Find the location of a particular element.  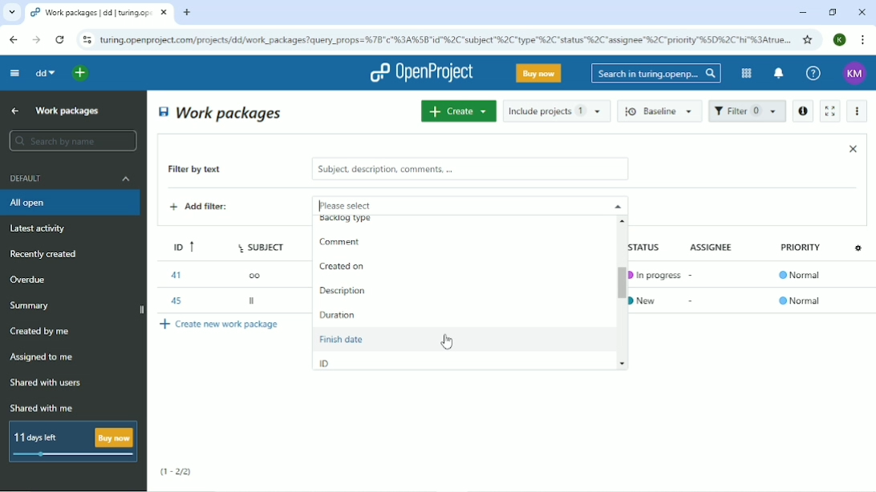

Backlog type is located at coordinates (354, 222).